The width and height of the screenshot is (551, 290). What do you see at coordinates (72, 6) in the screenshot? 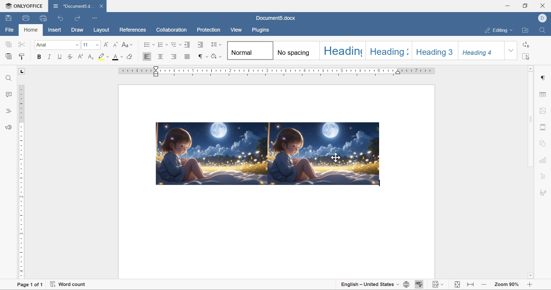
I see `document5.docx` at bounding box center [72, 6].